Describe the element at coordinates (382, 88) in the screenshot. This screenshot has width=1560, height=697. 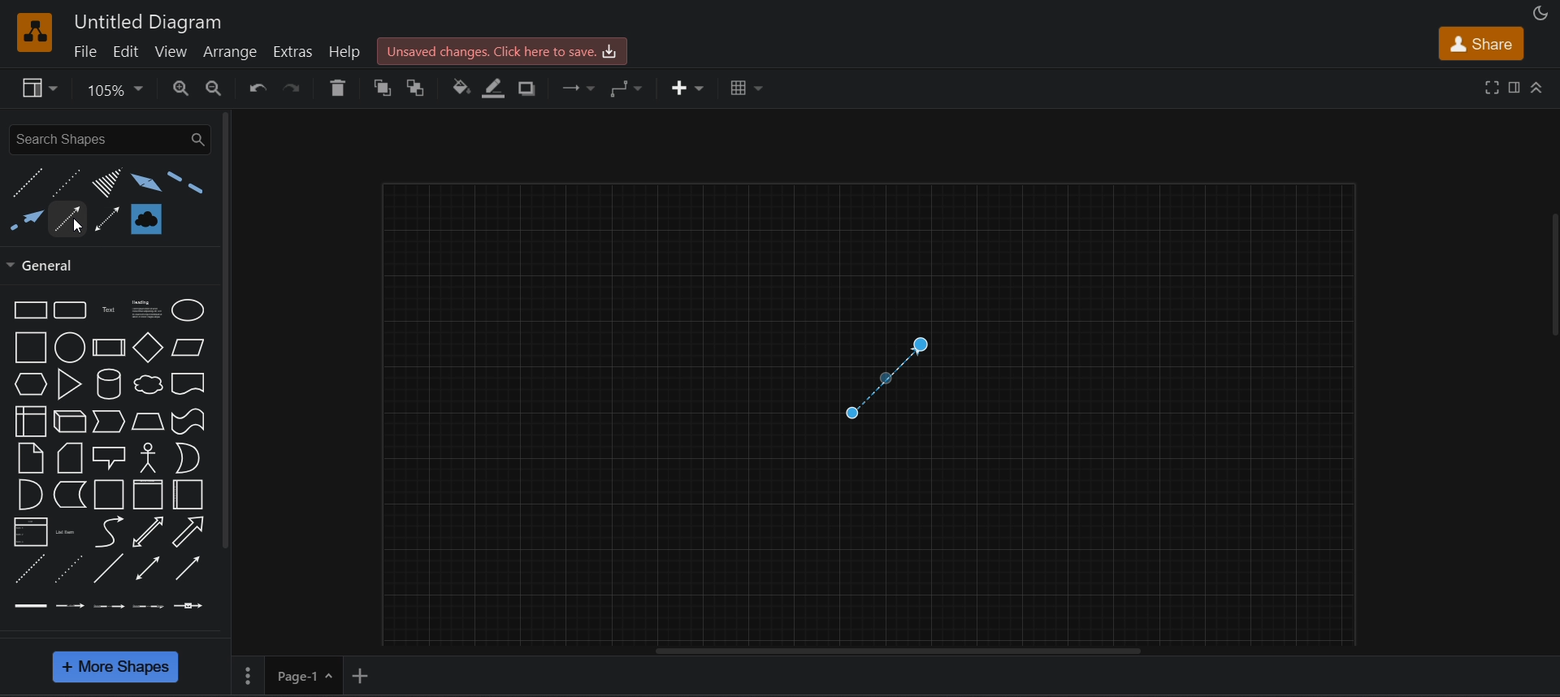
I see `to front` at that location.